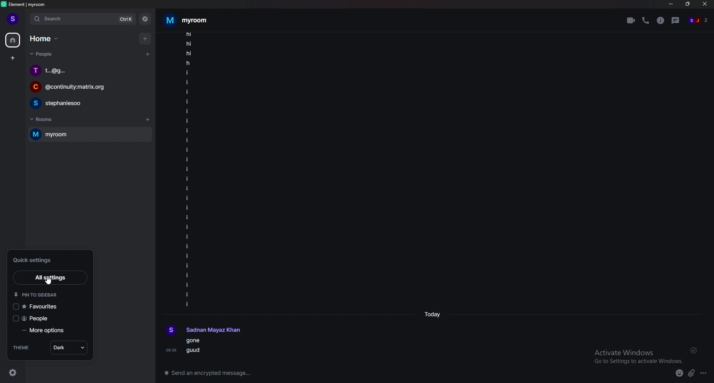 This screenshot has height=383, width=714. What do you see at coordinates (89, 134) in the screenshot?
I see `room` at bounding box center [89, 134].